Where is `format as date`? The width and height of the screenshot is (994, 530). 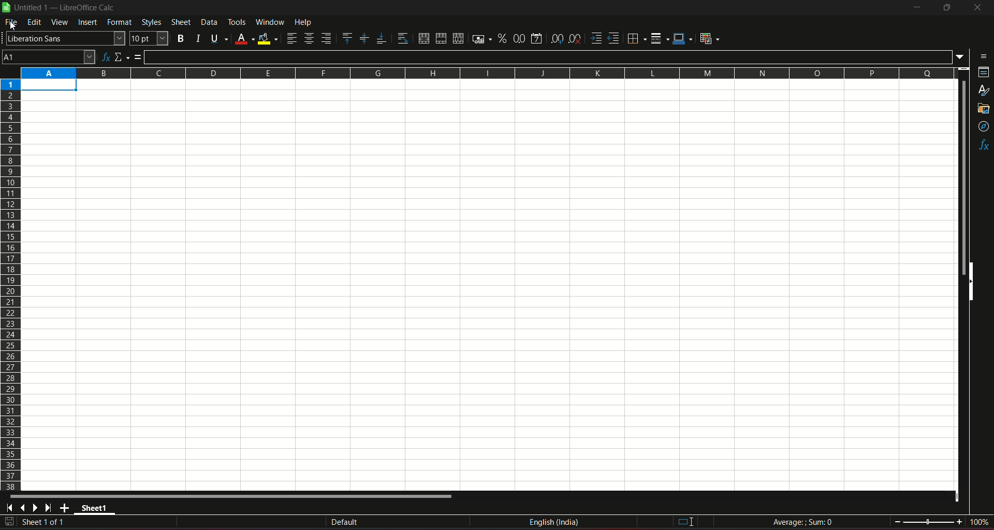
format as date is located at coordinates (538, 38).